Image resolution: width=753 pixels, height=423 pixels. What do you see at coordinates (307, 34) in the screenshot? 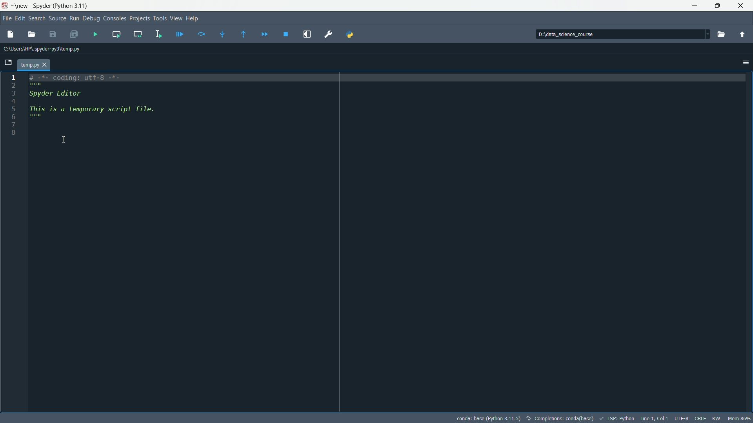
I see `maximize current pane` at bounding box center [307, 34].